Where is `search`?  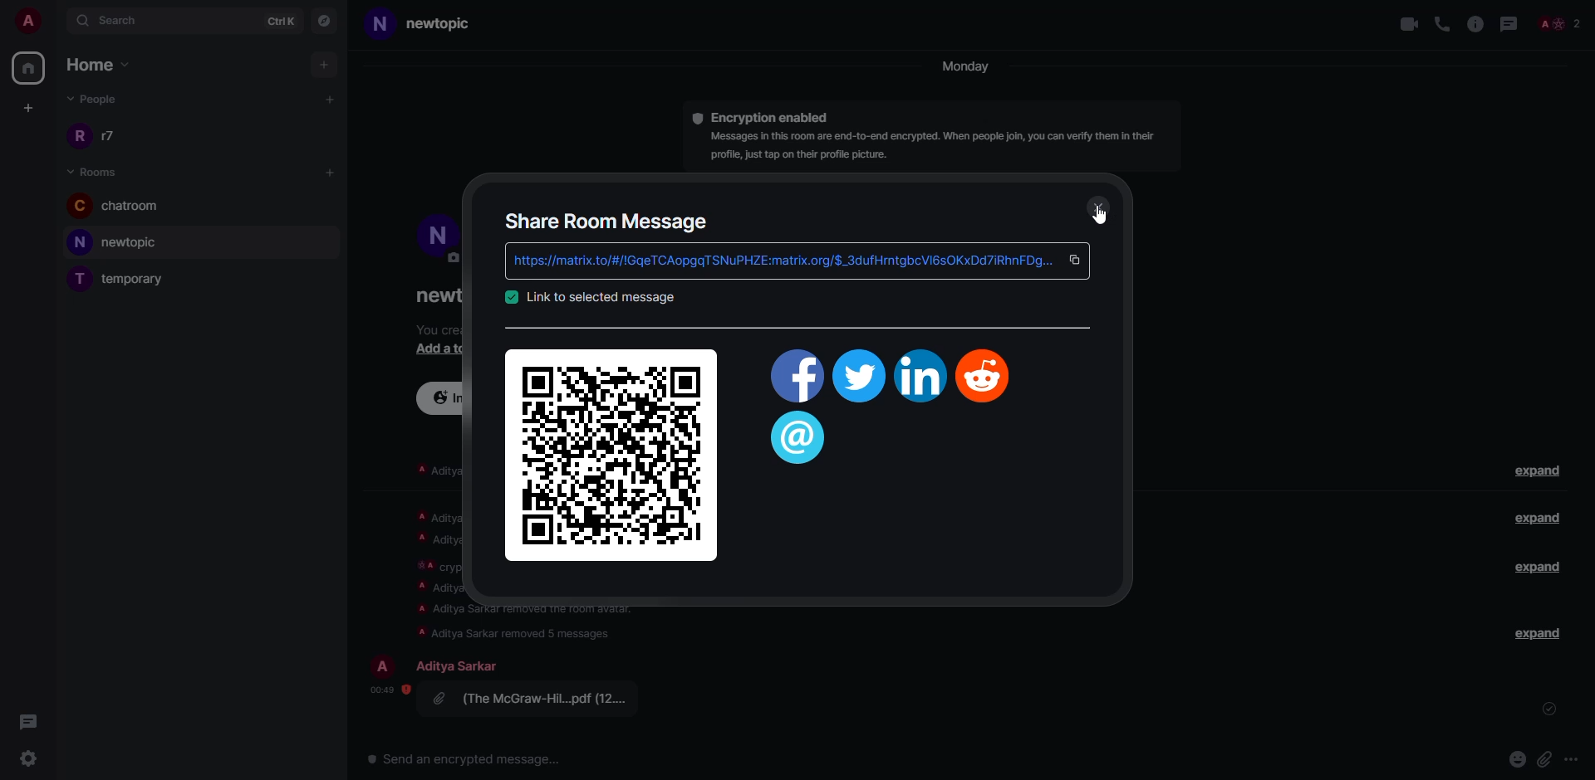
search is located at coordinates (111, 19).